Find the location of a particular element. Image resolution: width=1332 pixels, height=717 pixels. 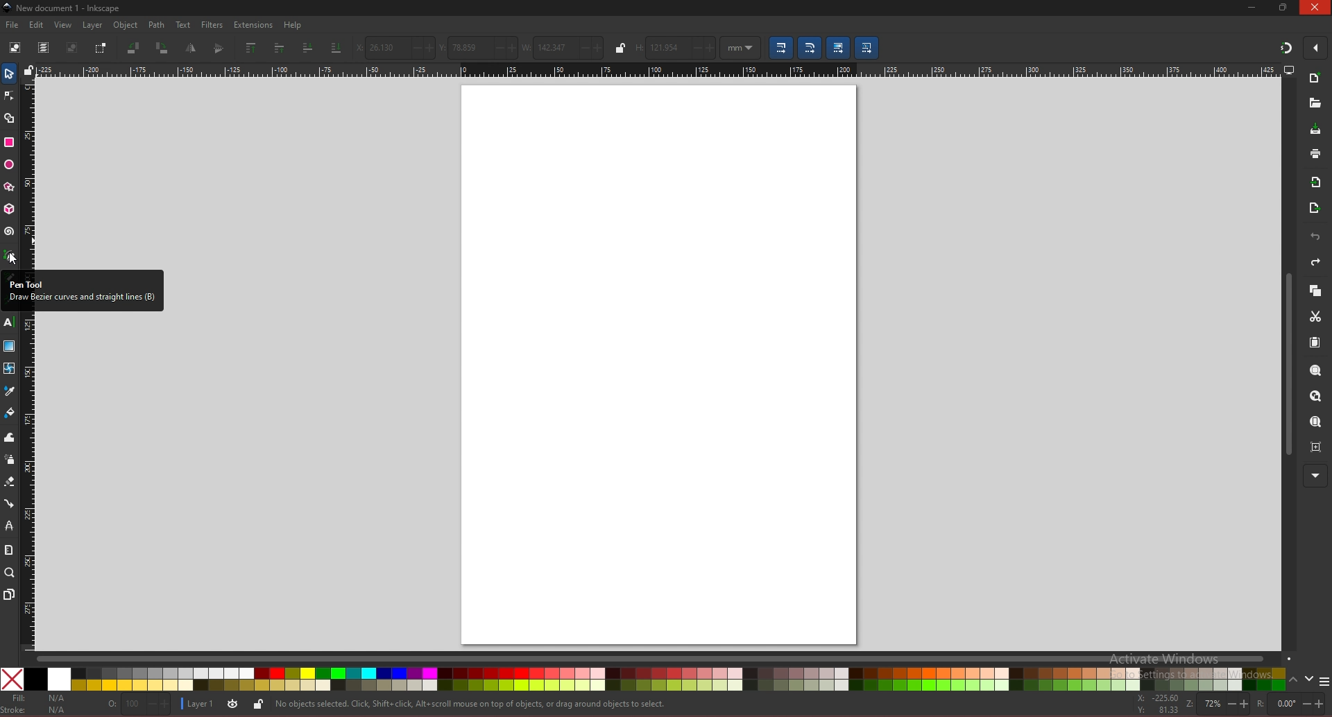

title is located at coordinates (64, 7).